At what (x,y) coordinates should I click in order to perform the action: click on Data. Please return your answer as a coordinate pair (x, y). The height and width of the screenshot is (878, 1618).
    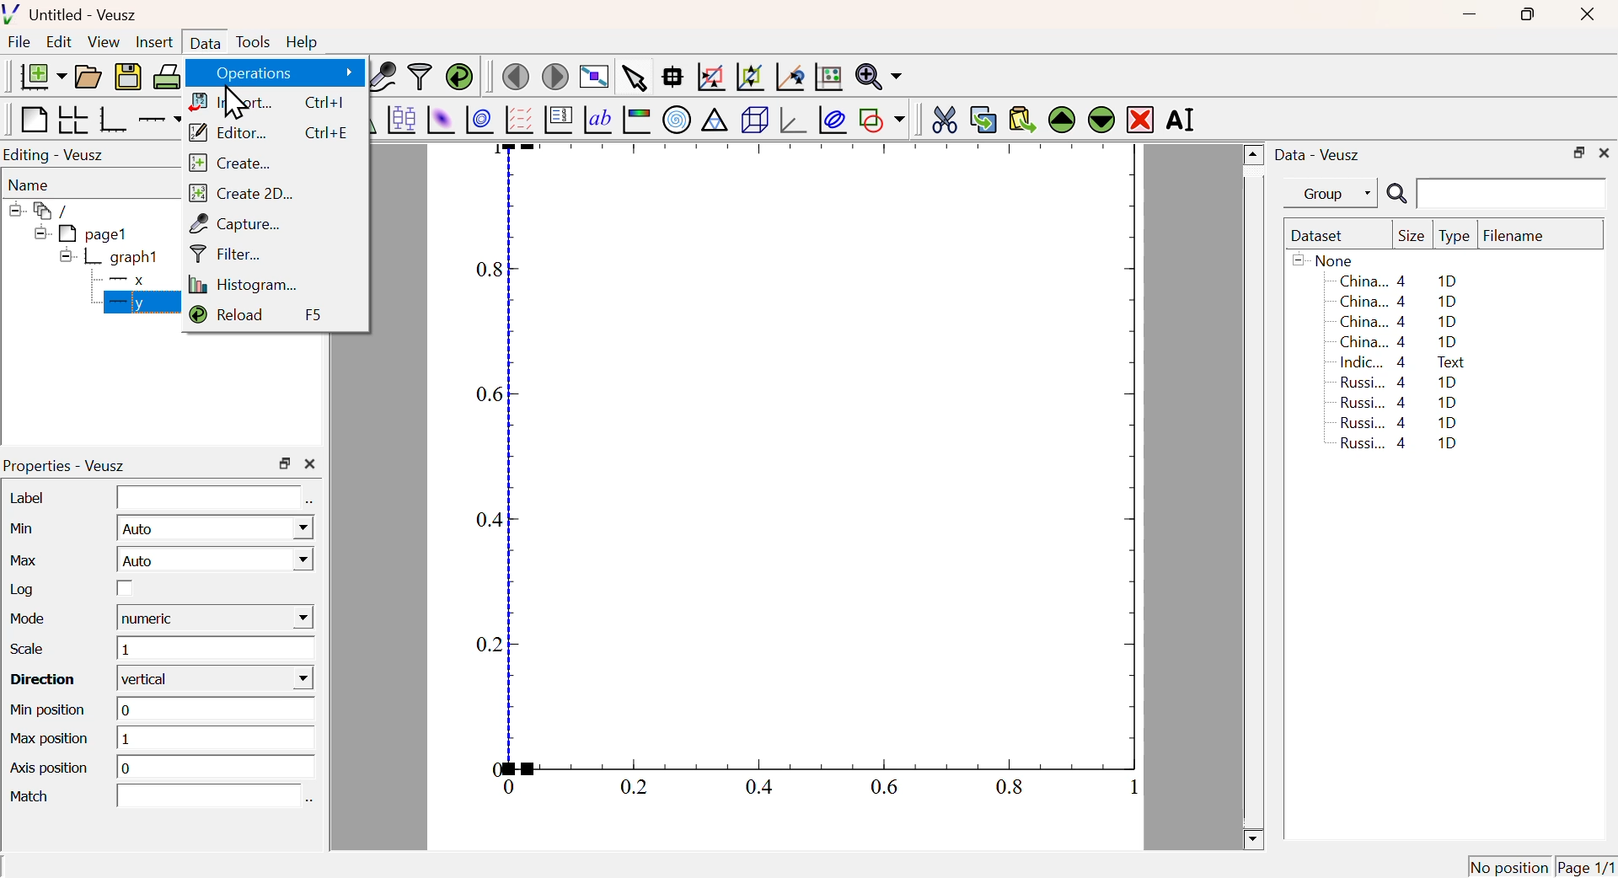
    Looking at the image, I should click on (204, 41).